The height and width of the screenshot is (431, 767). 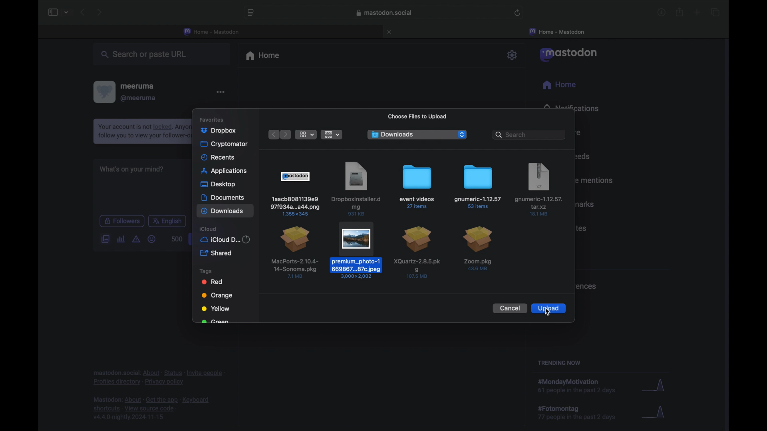 I want to click on hashtag trend, so click(x=582, y=384).